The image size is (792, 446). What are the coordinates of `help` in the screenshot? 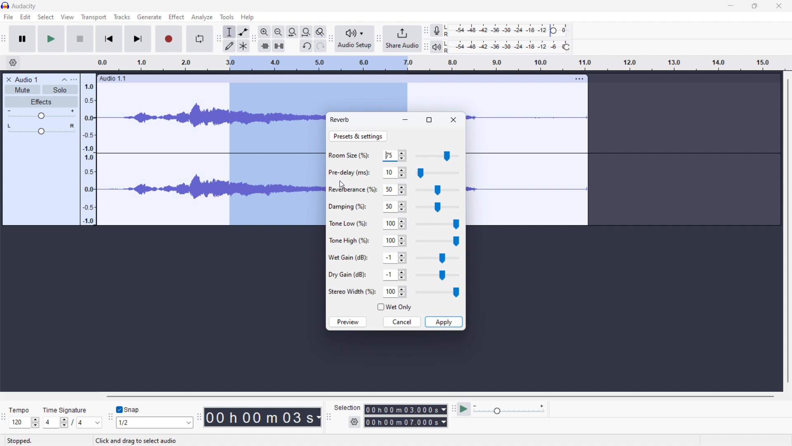 It's located at (247, 17).